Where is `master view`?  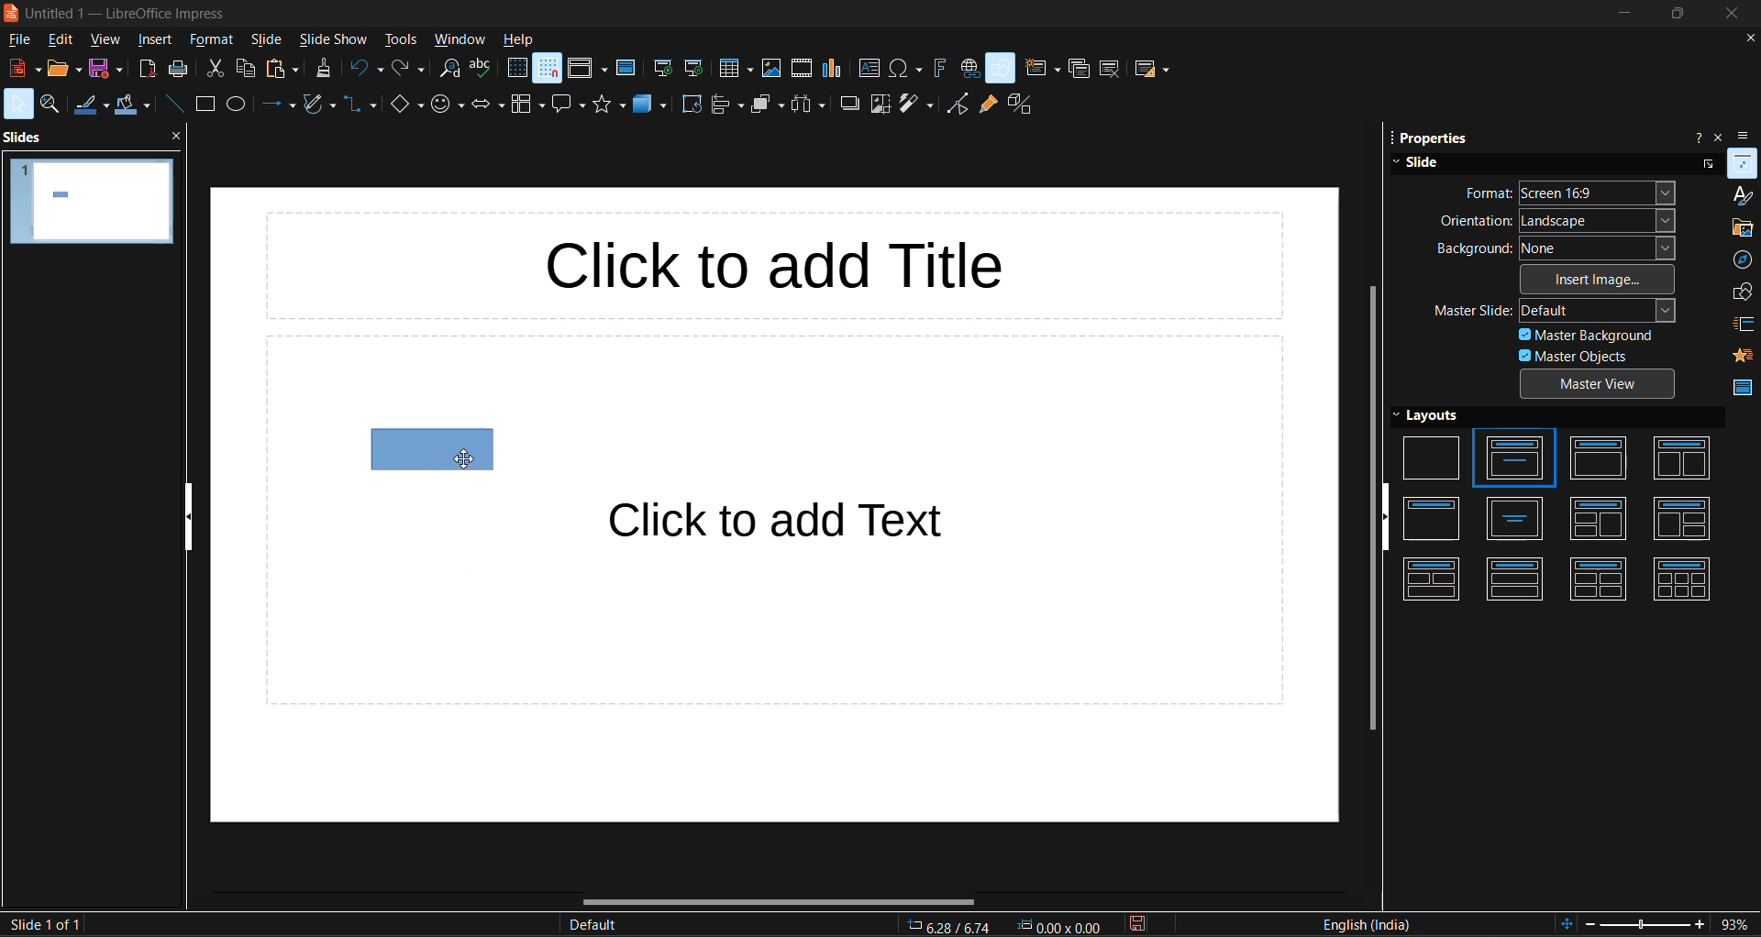 master view is located at coordinates (1599, 383).